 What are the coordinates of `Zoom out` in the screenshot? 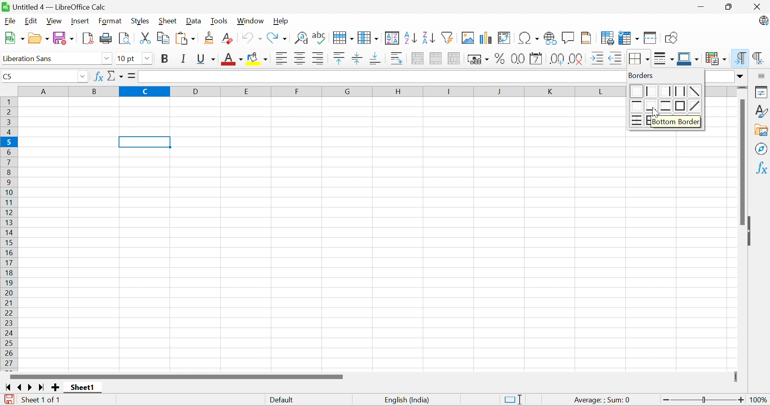 It's located at (666, 400).